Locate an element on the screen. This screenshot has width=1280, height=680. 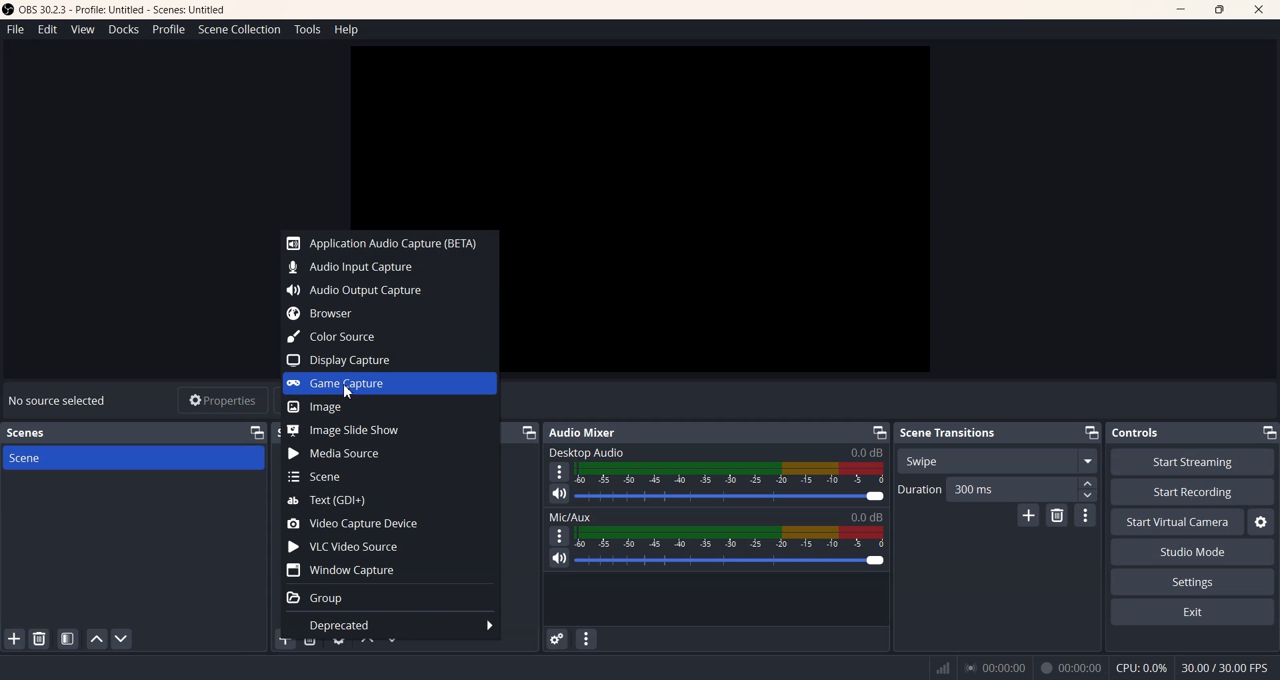
Add configurable Transistion is located at coordinates (1029, 515).